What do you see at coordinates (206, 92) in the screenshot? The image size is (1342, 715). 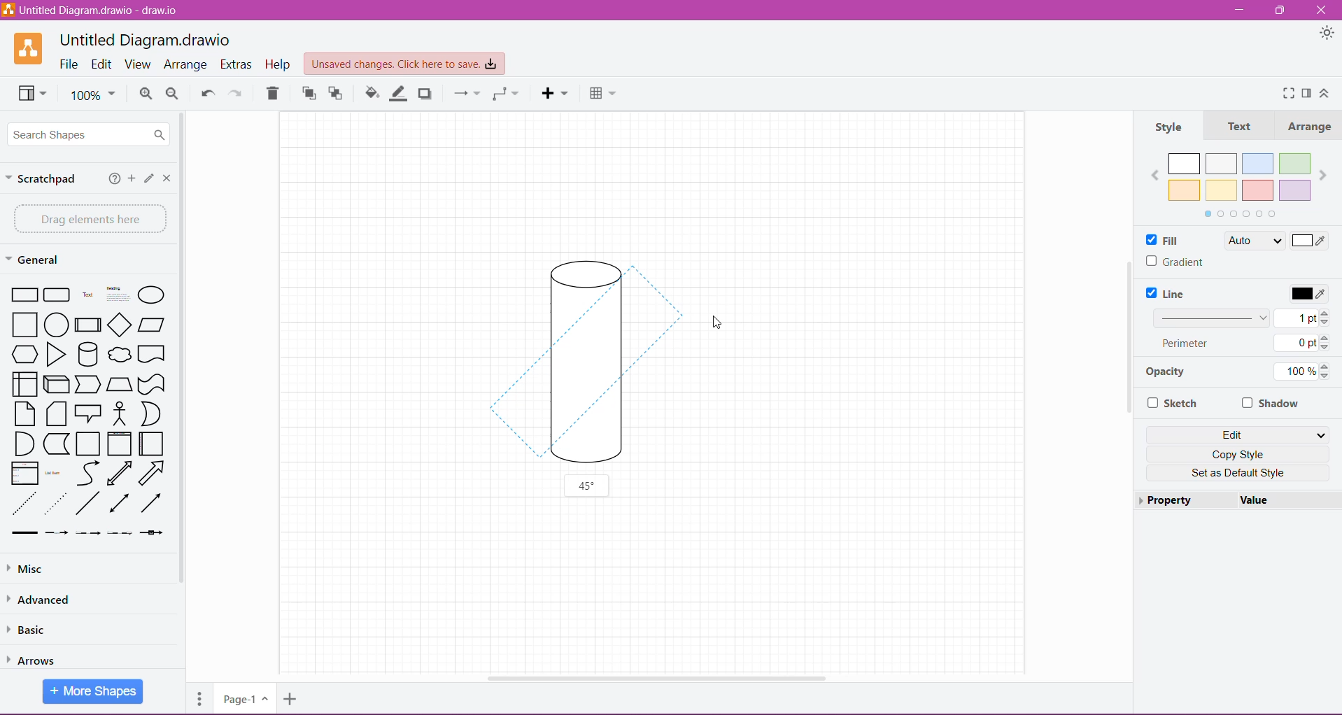 I see `Undo` at bounding box center [206, 92].